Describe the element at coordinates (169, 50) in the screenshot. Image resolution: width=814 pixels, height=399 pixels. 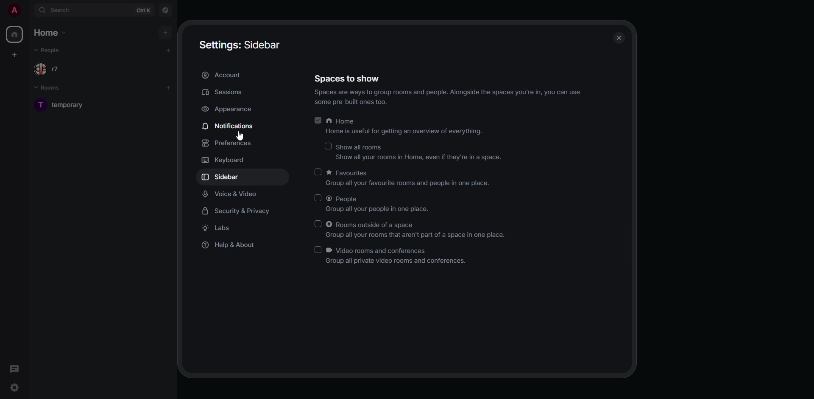
I see `add` at that location.